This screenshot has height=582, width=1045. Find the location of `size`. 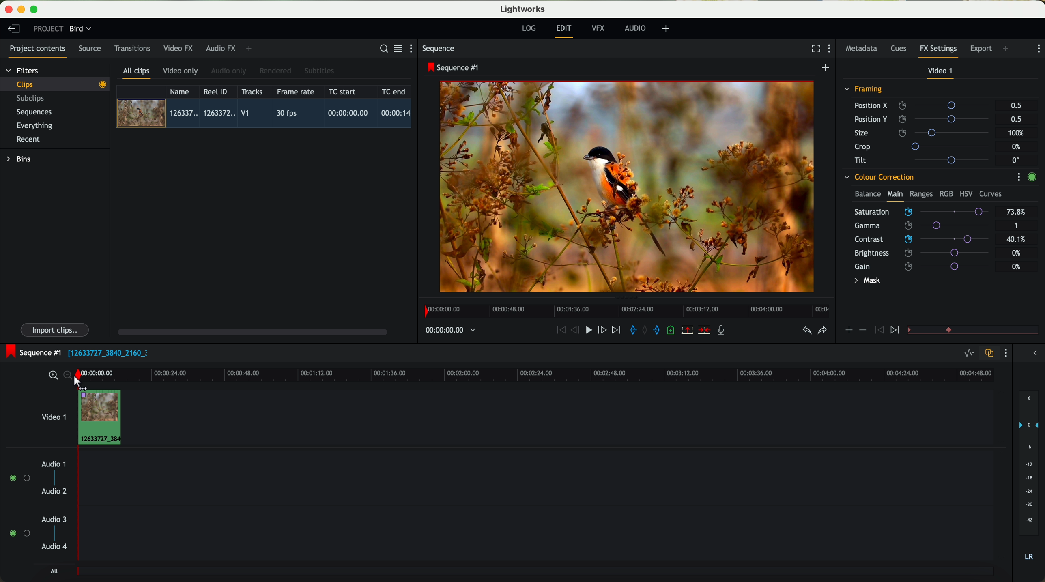

size is located at coordinates (924, 133).